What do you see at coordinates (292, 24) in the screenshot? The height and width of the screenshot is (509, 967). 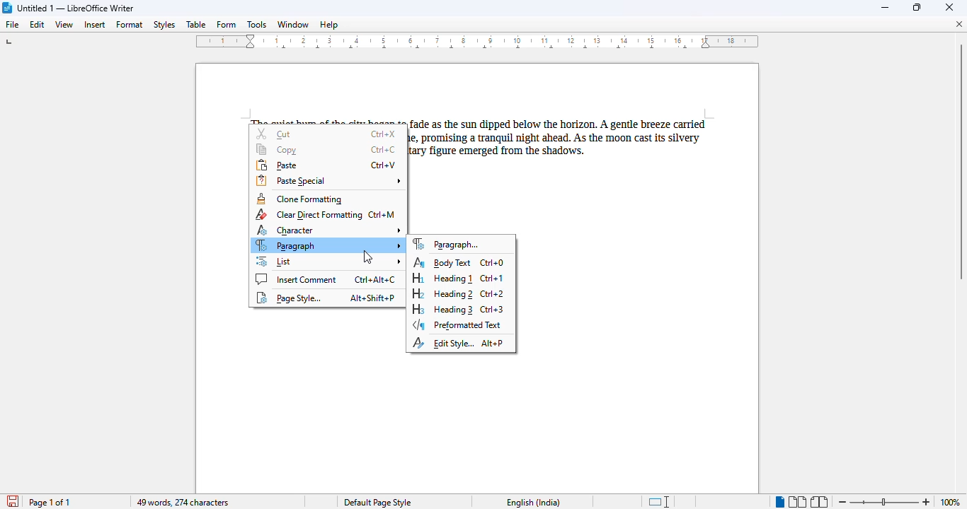 I see `window` at bounding box center [292, 24].